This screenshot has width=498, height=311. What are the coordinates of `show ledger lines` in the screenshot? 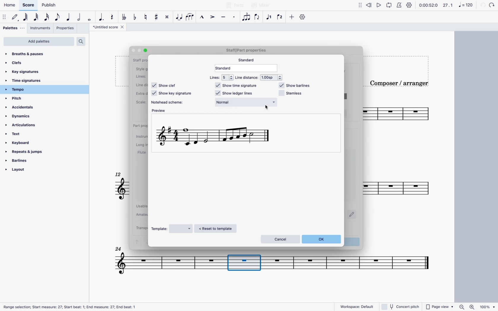 It's located at (234, 93).